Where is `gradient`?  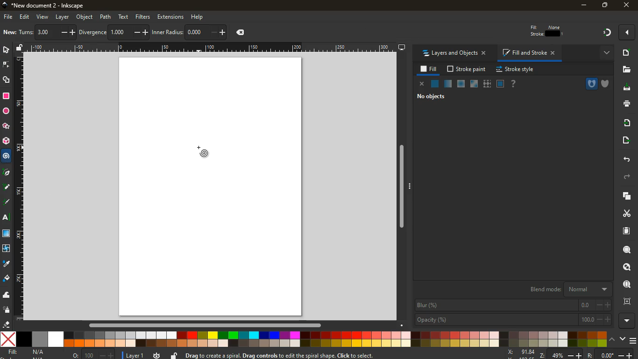 gradient is located at coordinates (608, 33).